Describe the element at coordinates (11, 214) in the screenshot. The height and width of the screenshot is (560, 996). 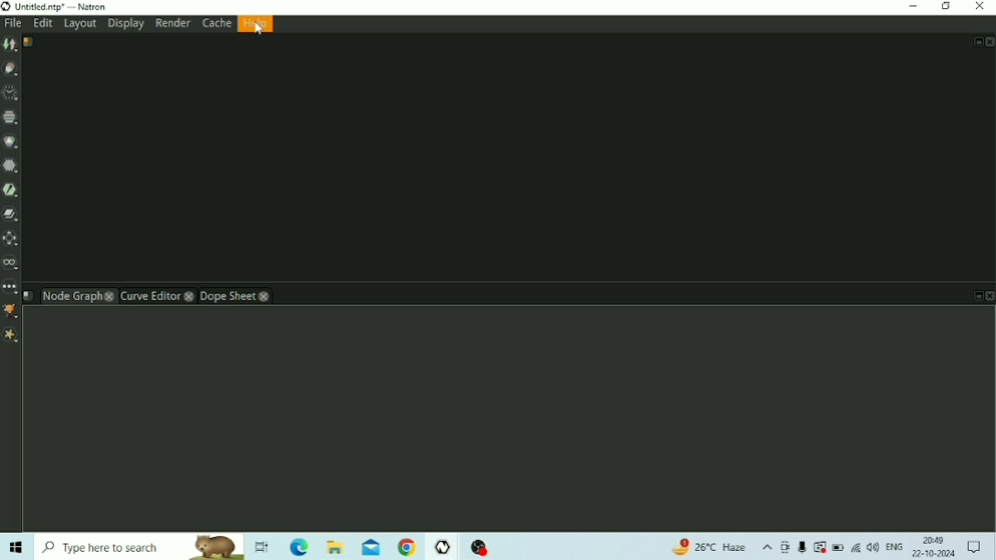
I see `Merge` at that location.